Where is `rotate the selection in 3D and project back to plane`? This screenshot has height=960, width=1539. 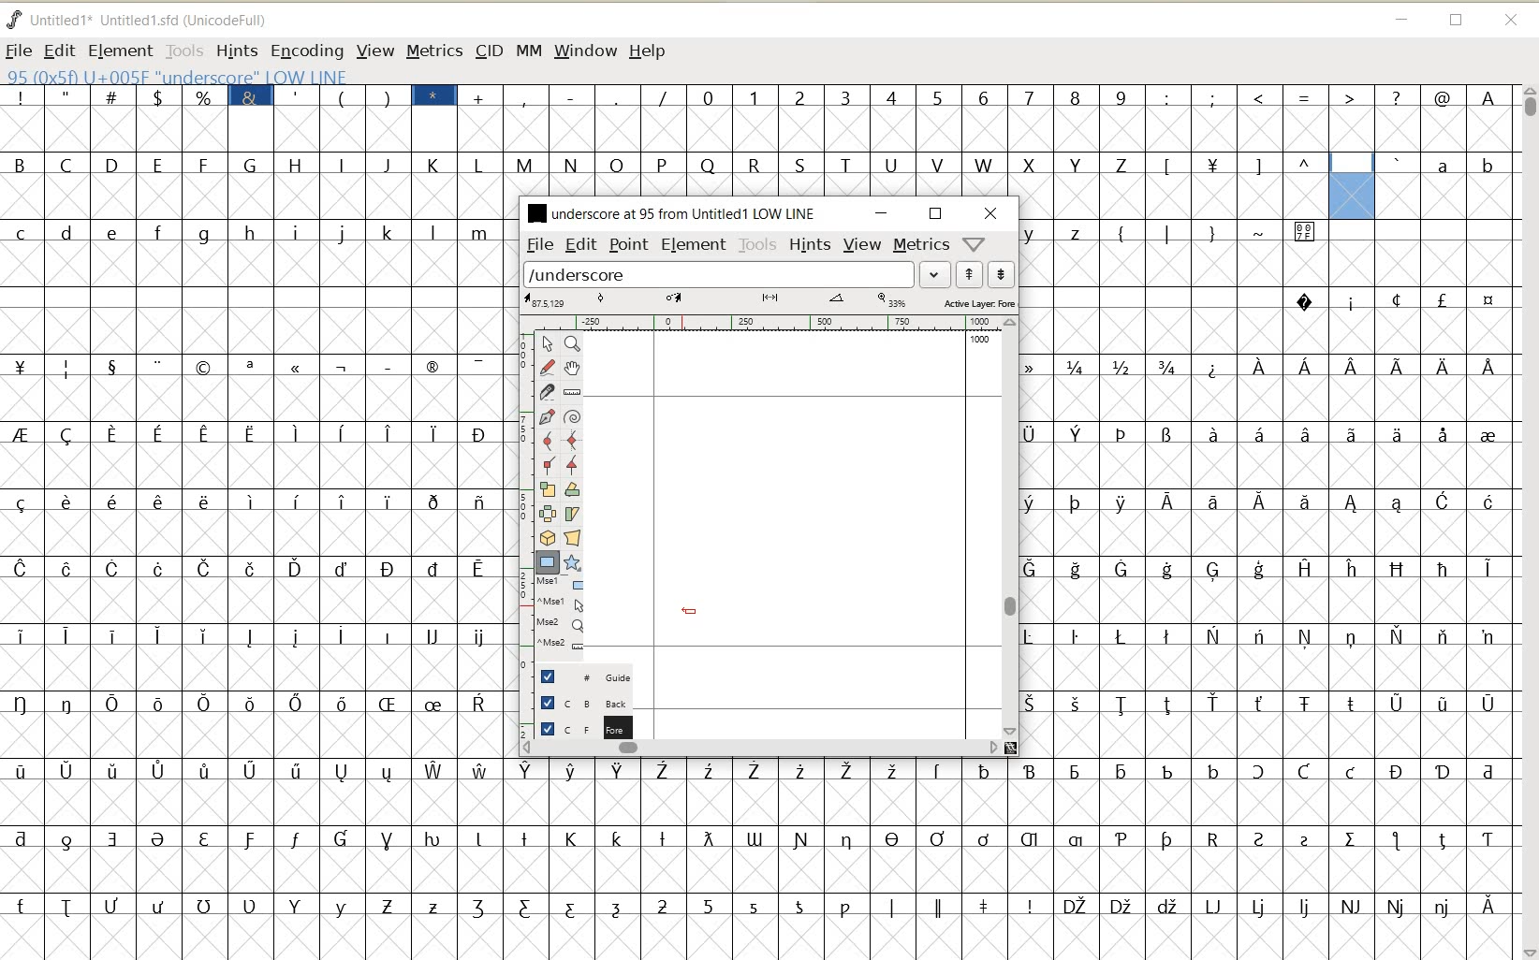
rotate the selection in 3D and project back to plane is located at coordinates (547, 537).